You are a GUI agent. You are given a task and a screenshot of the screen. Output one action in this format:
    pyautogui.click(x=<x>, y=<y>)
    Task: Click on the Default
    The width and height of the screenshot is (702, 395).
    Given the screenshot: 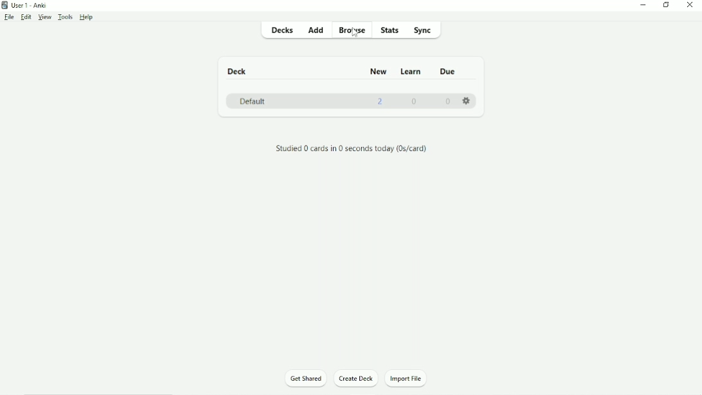 What is the action you would take?
    pyautogui.click(x=250, y=101)
    